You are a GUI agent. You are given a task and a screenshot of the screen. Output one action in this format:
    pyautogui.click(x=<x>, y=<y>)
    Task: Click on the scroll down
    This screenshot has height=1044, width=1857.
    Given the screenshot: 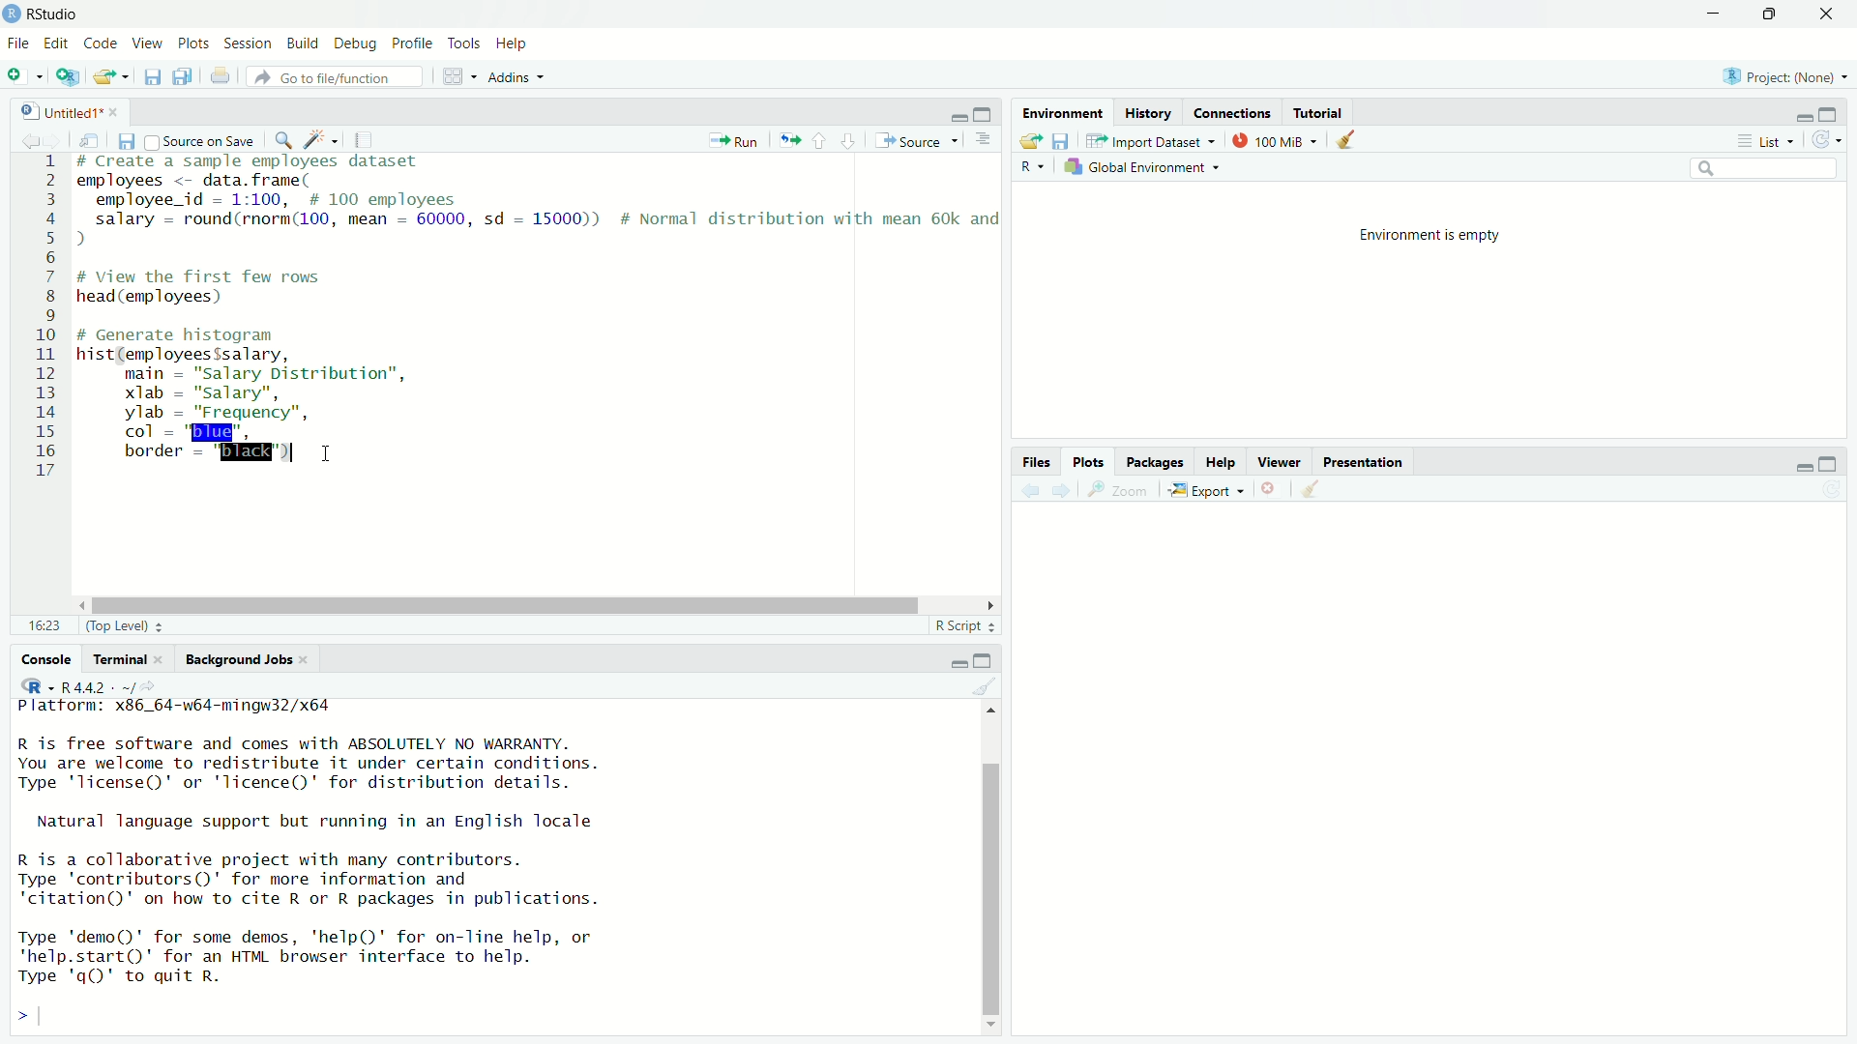 What is the action you would take?
    pyautogui.click(x=992, y=1023)
    